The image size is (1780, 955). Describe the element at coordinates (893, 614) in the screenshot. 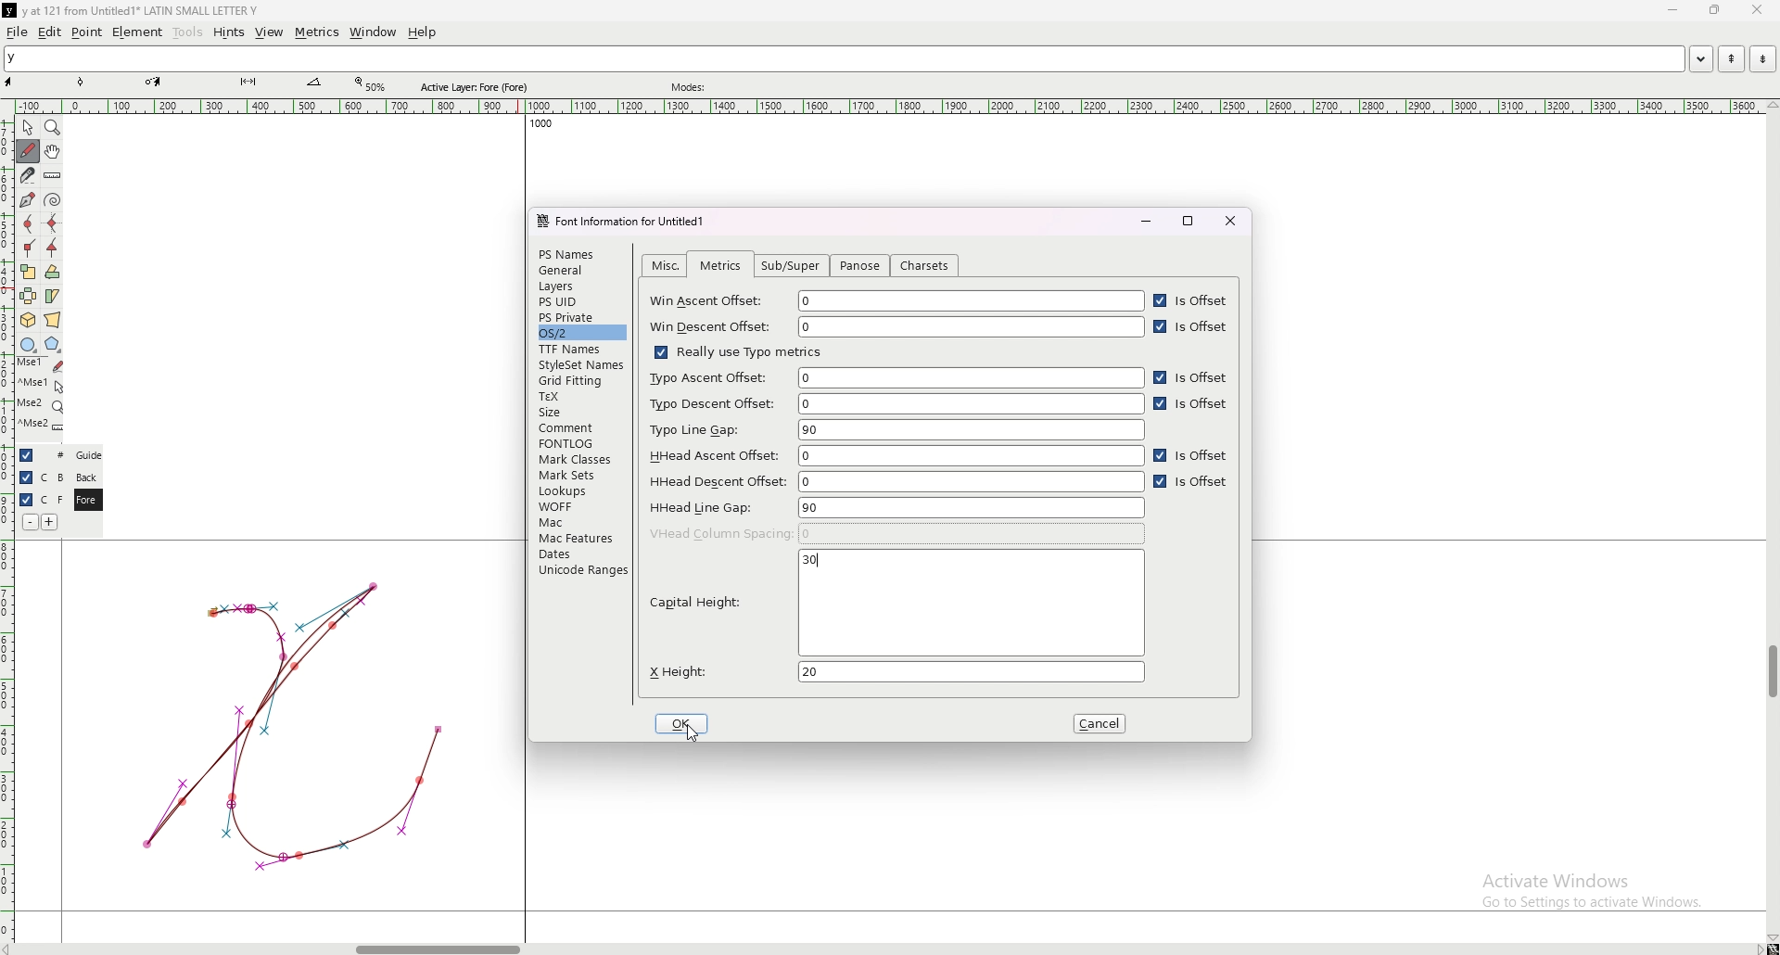

I see `capital height` at that location.